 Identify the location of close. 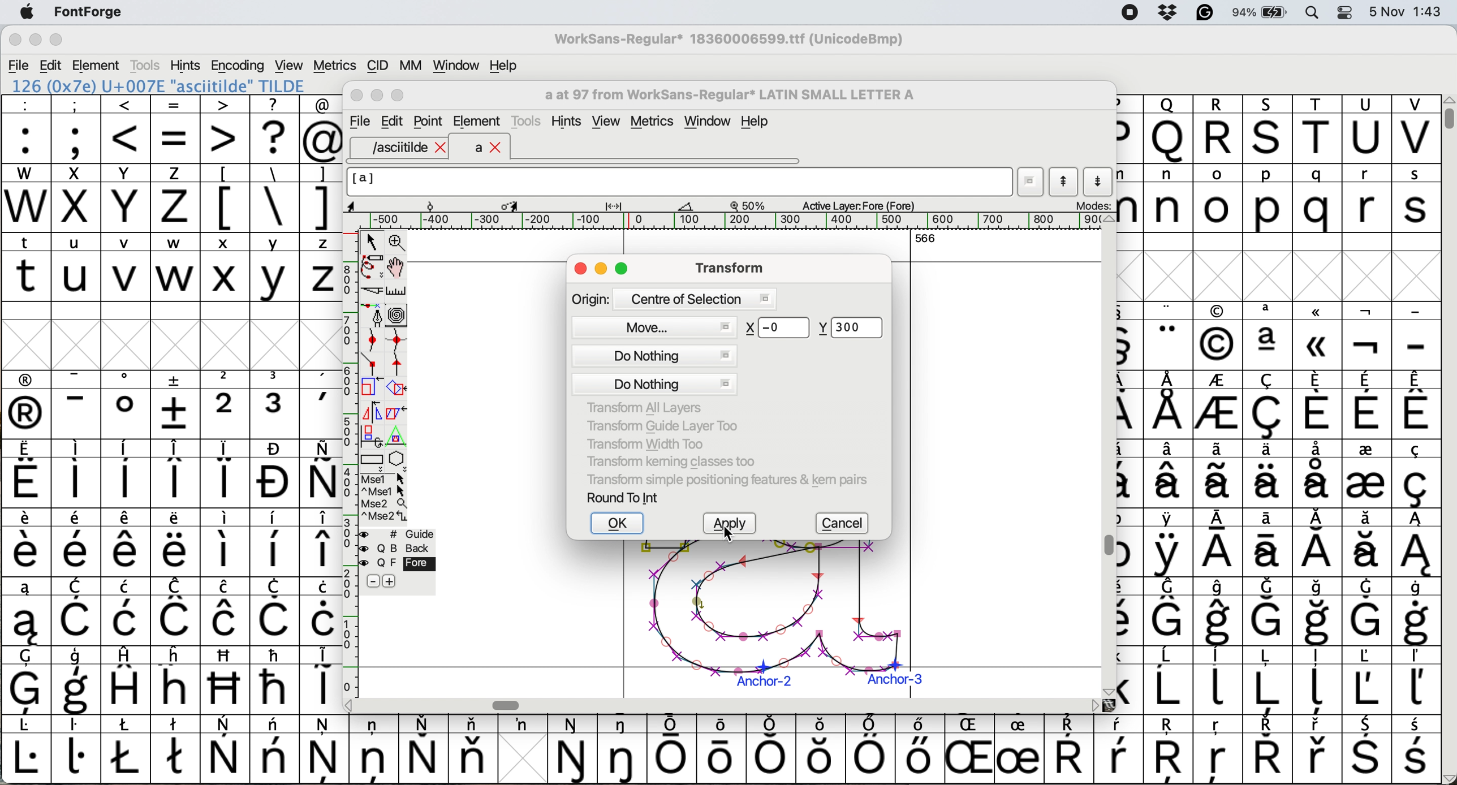
(580, 270).